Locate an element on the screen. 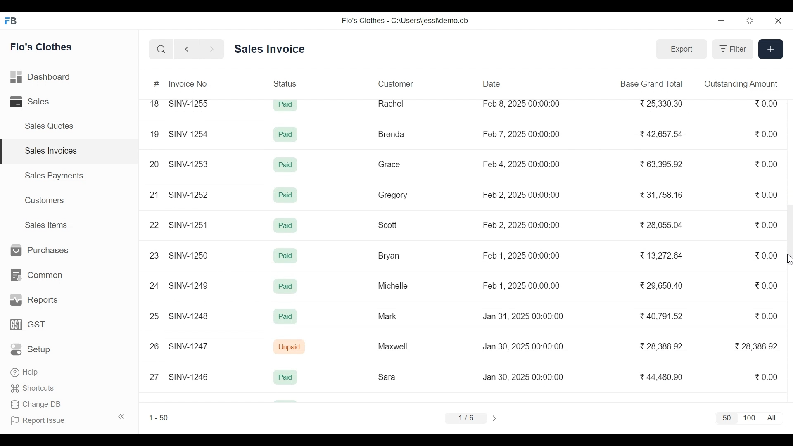 Image resolution: width=793 pixels, height=446 pixels. Paid is located at coordinates (285, 256).